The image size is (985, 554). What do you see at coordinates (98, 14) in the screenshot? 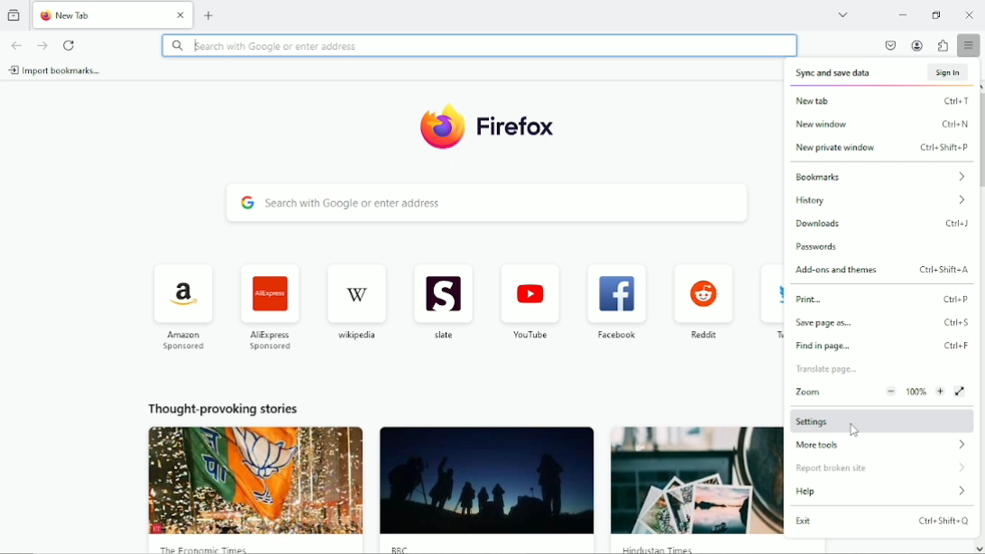
I see `New Tab` at bounding box center [98, 14].